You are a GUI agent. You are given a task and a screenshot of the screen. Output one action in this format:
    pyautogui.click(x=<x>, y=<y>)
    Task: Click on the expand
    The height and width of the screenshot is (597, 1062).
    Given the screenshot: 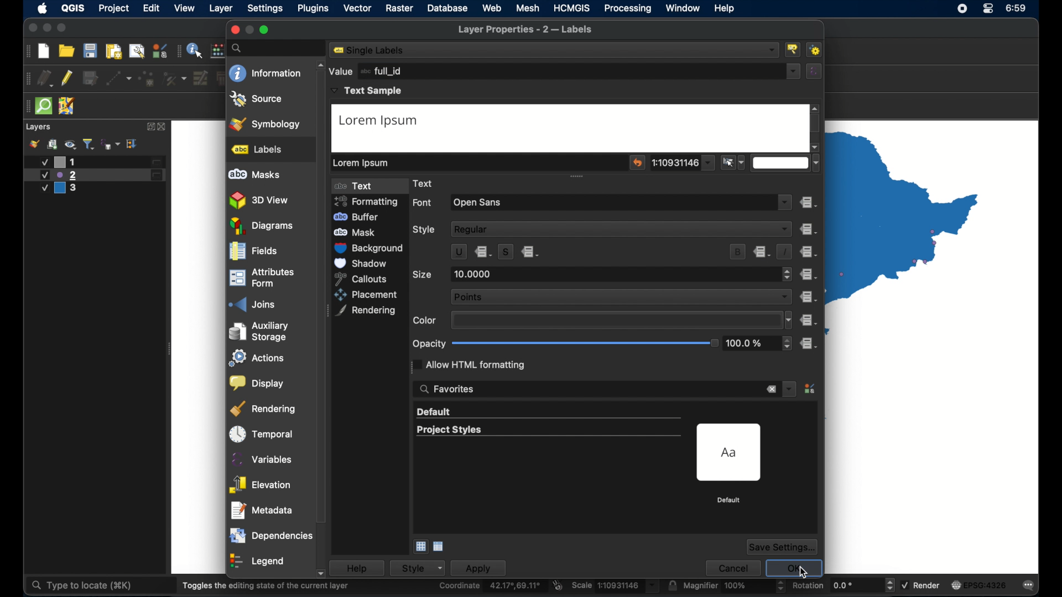 What is the action you would take?
    pyautogui.click(x=149, y=127)
    